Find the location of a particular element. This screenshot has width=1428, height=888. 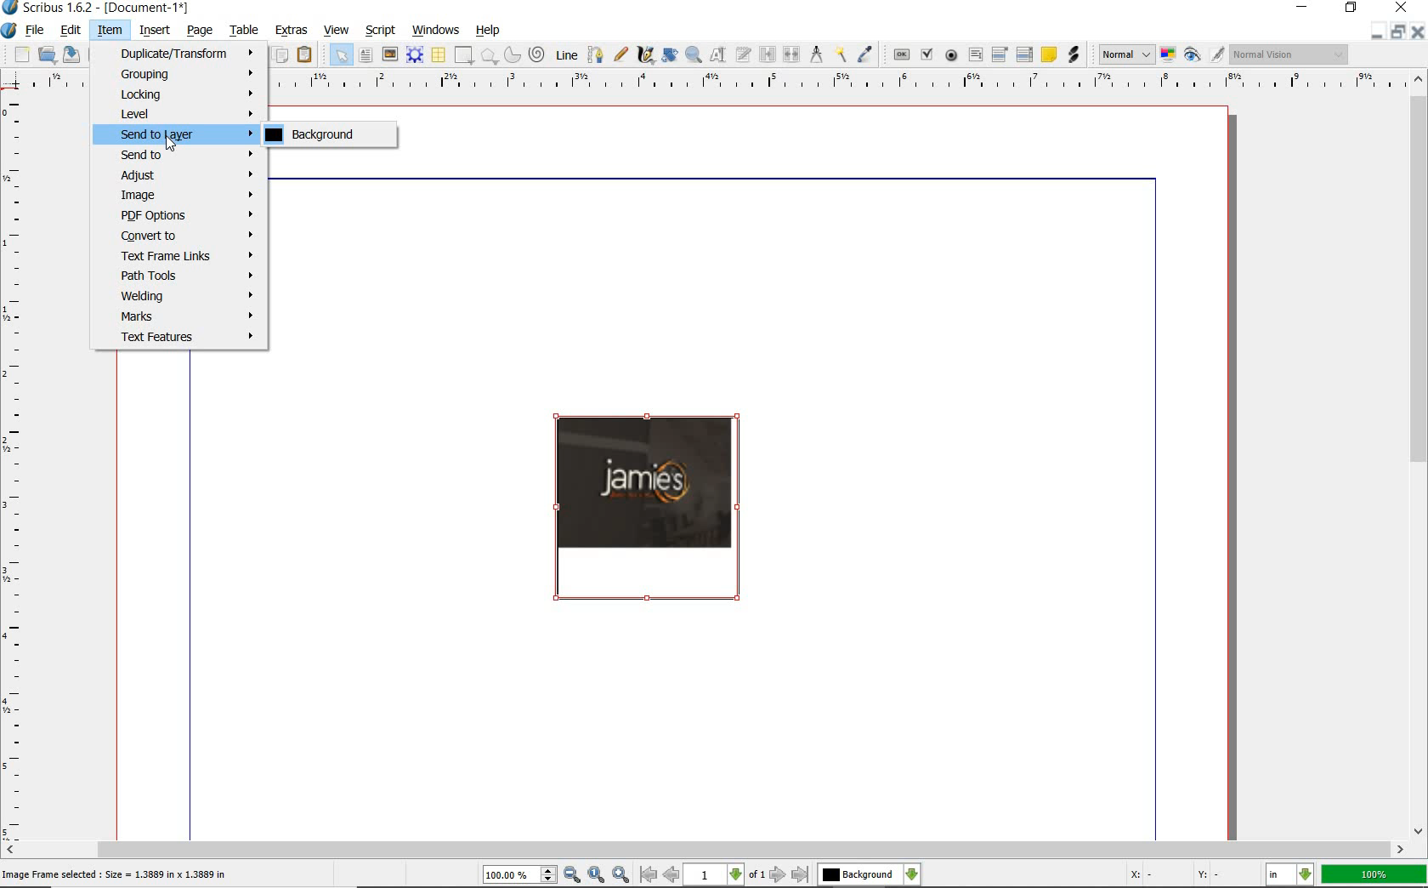

Zoom to 100% is located at coordinates (597, 874).